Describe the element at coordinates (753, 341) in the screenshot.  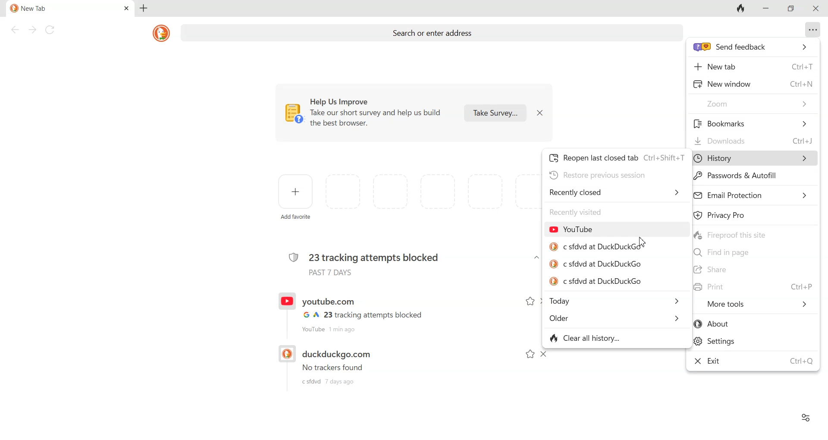
I see `Settings` at that location.